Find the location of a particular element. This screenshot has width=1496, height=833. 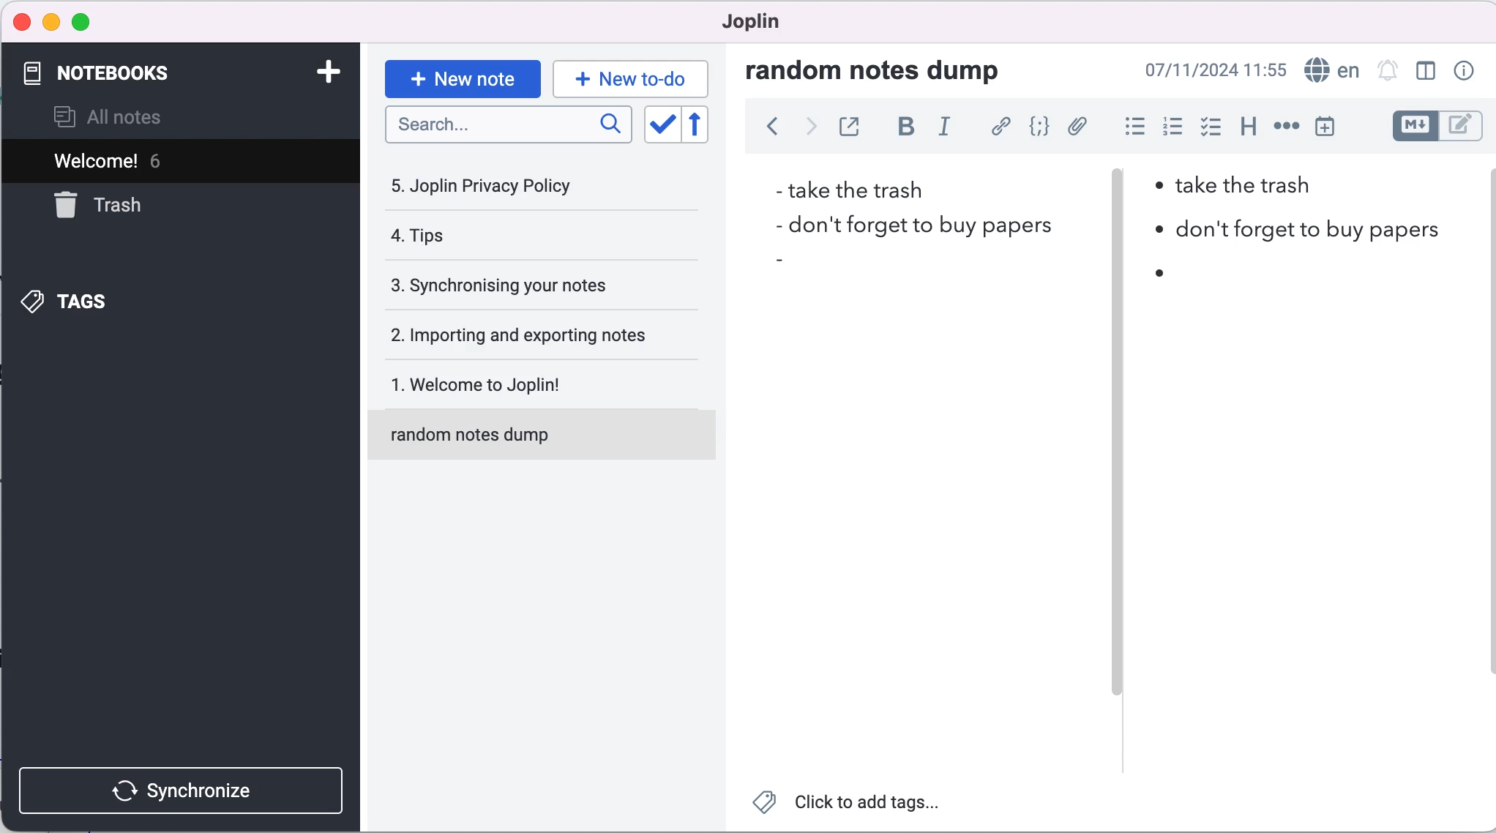

tips is located at coordinates (506, 239).